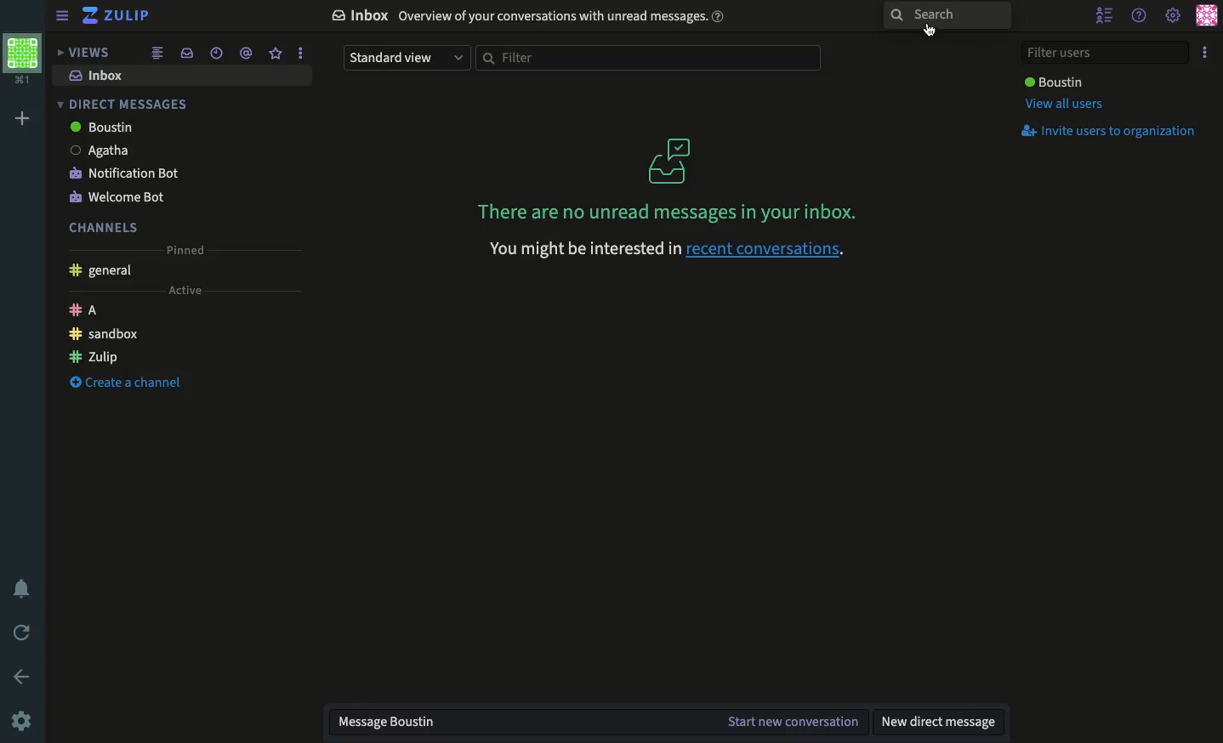  Describe the element at coordinates (183, 291) in the screenshot. I see `Active` at that location.